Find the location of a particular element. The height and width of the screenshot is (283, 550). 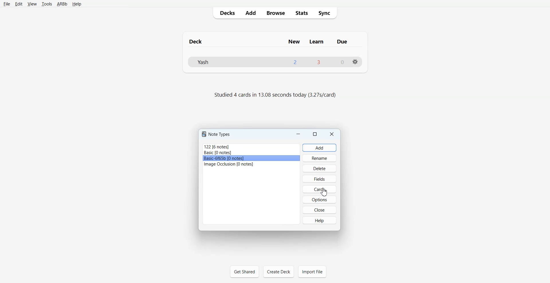

Decks is located at coordinates (226, 13).